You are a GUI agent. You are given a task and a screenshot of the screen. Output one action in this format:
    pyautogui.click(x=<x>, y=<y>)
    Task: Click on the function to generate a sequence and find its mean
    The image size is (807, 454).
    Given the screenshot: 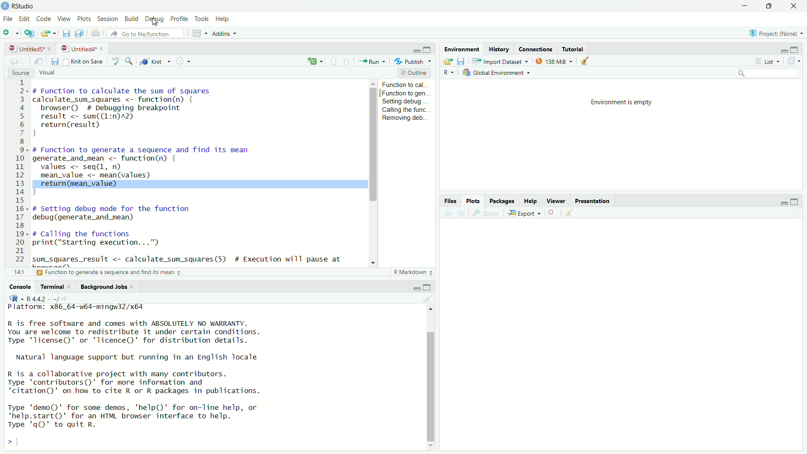 What is the action you would take?
    pyautogui.click(x=112, y=273)
    